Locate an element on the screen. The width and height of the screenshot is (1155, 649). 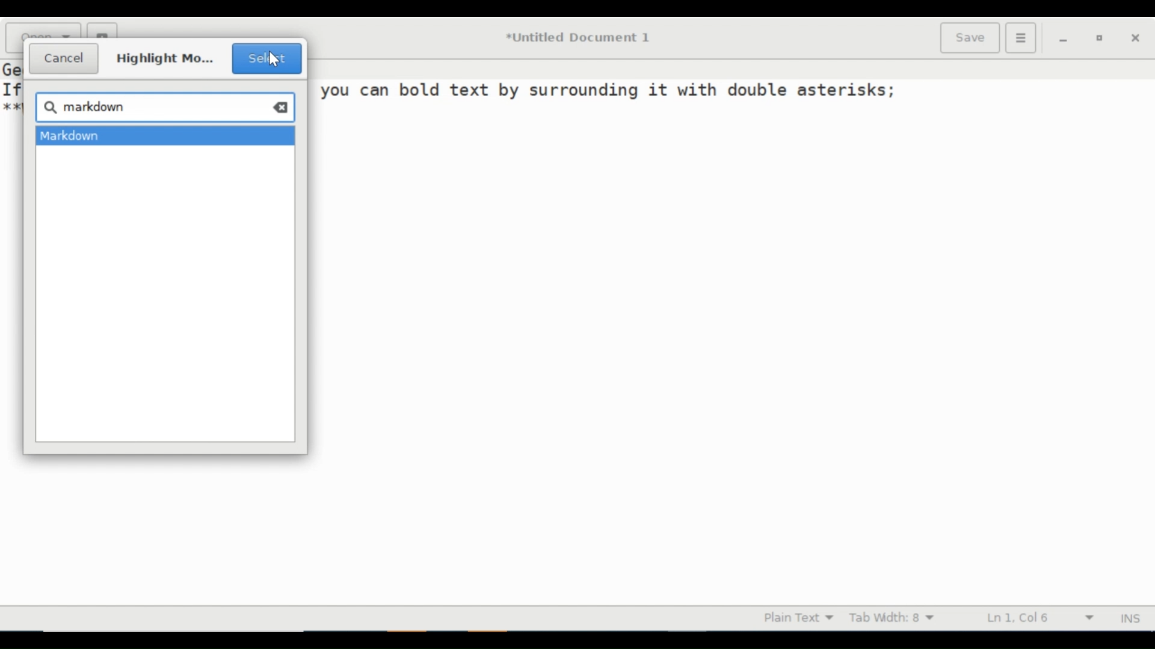
Markdown is located at coordinates (67, 136).